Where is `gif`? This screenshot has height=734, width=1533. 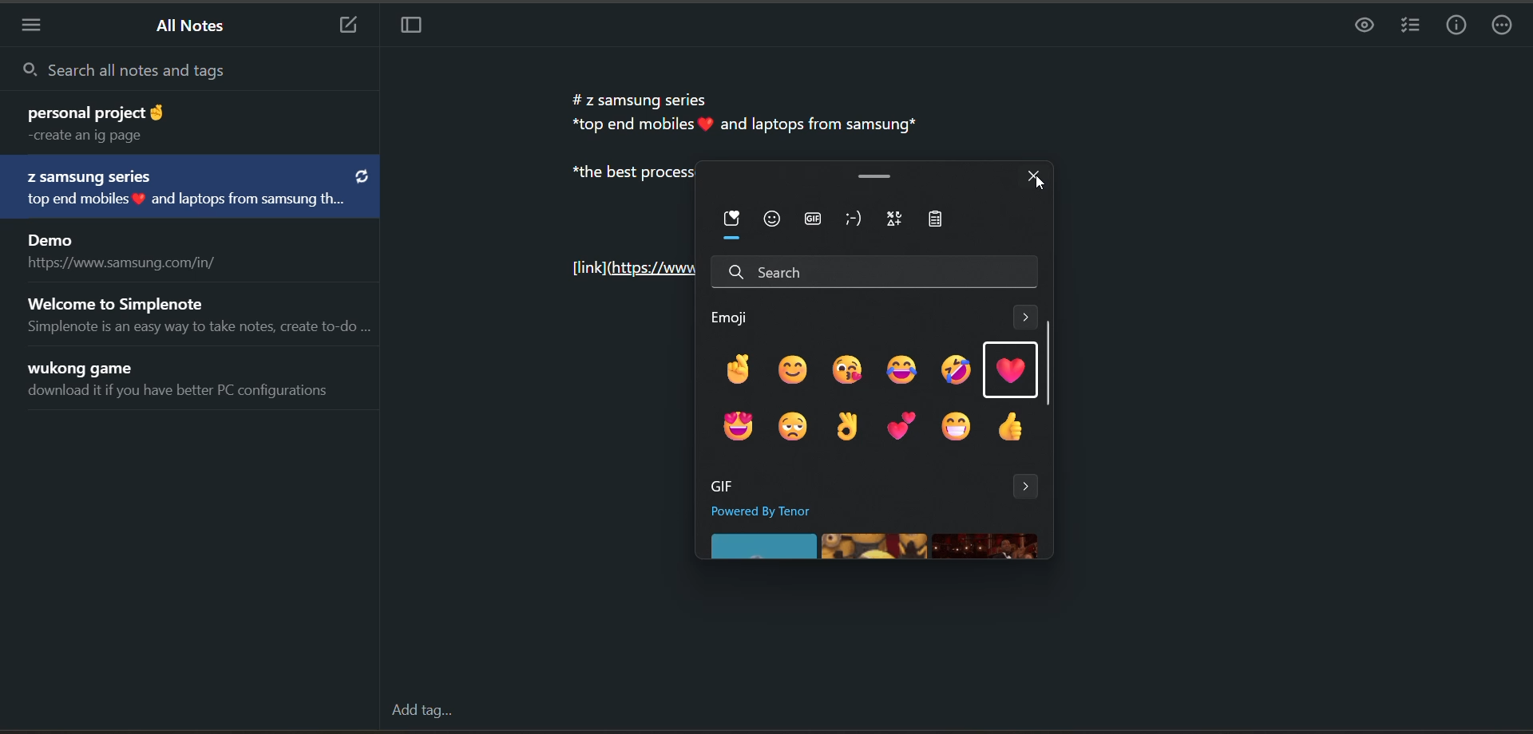 gif is located at coordinates (875, 547).